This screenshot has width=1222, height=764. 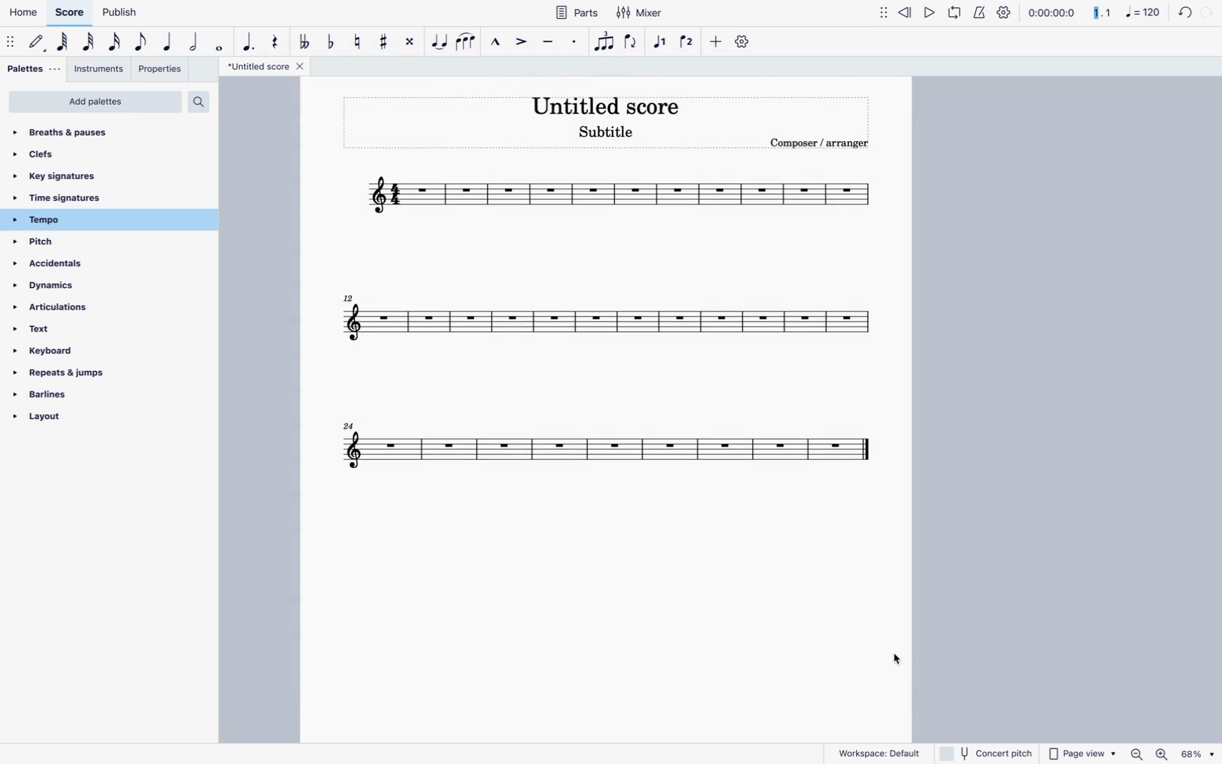 What do you see at coordinates (412, 44) in the screenshot?
I see `toggle double sharp` at bounding box center [412, 44].